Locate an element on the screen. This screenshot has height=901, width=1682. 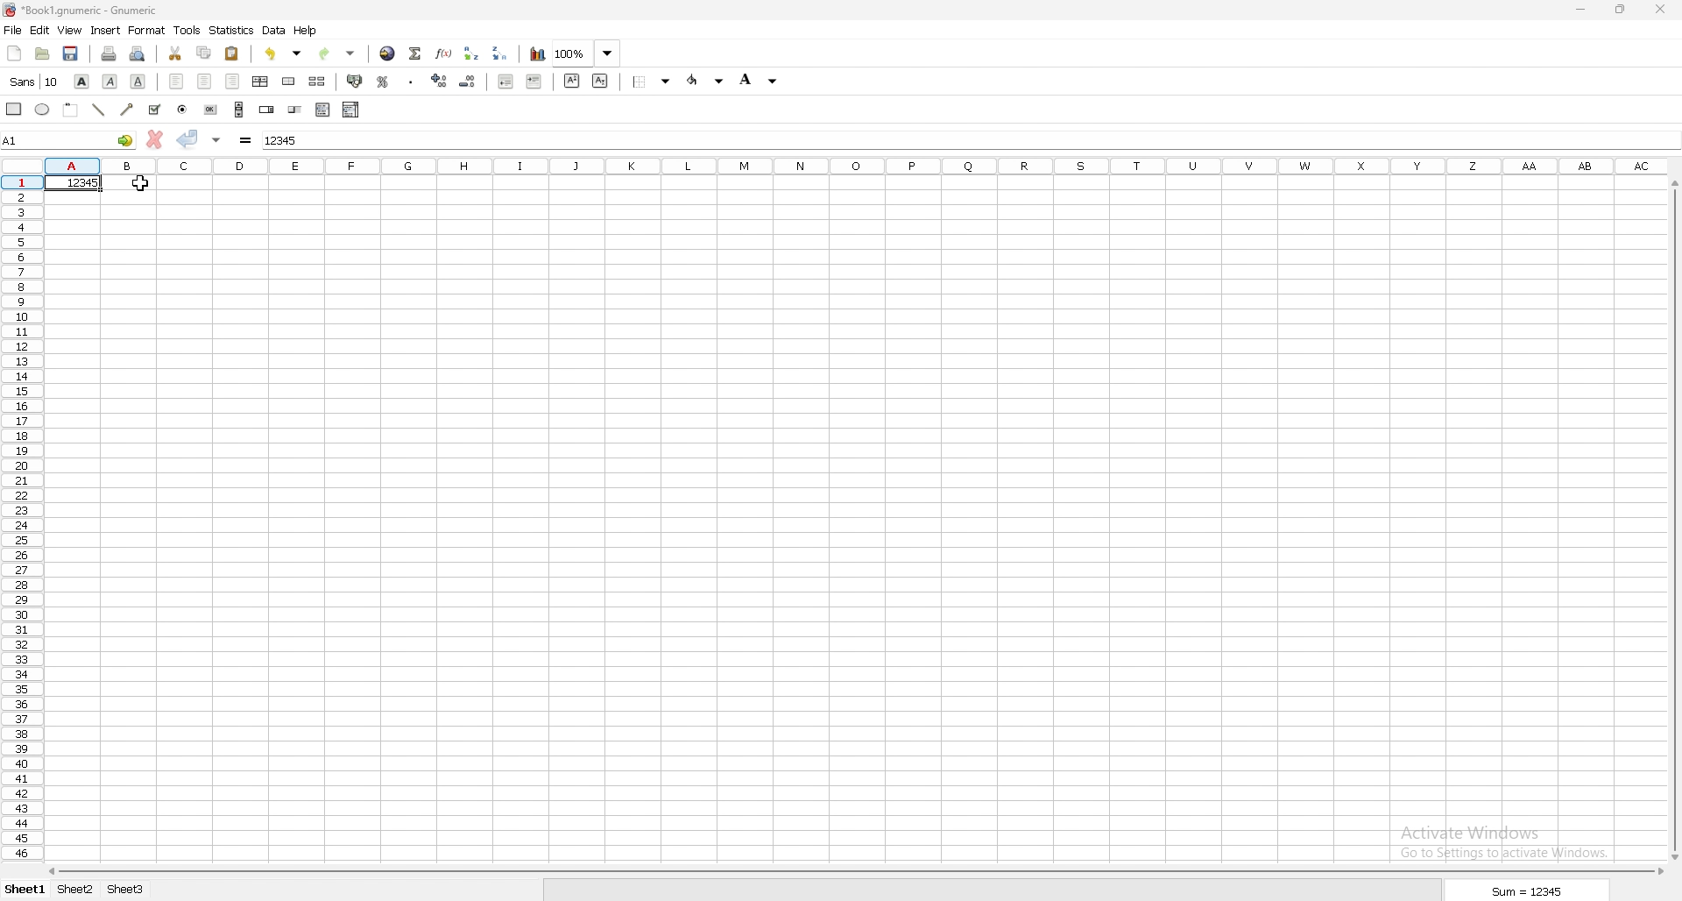
rows is located at coordinates (18, 519).